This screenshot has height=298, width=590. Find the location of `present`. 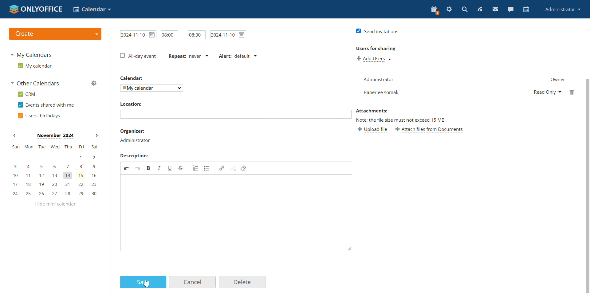

present is located at coordinates (435, 10).